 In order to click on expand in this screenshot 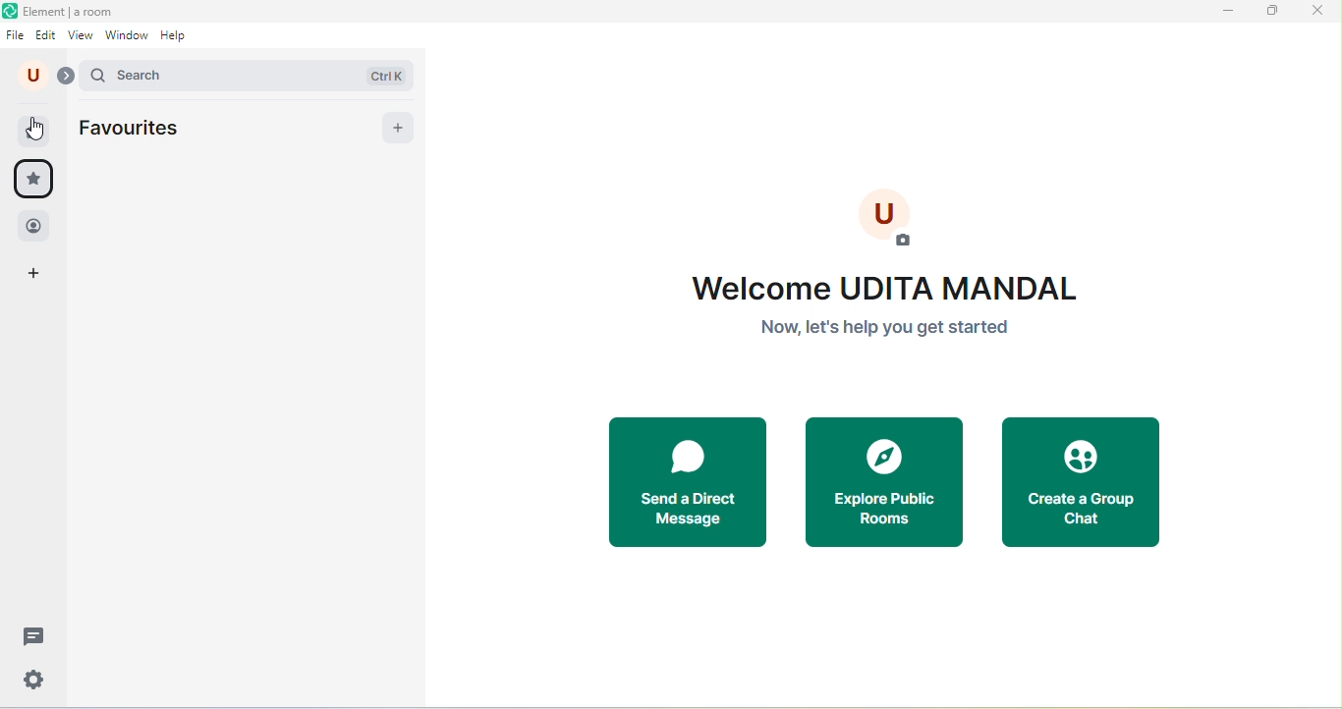, I will do `click(69, 77)`.